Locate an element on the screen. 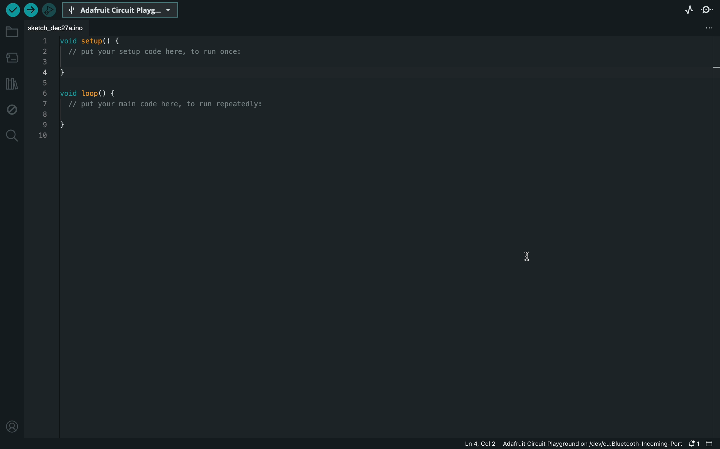 This screenshot has width=720, height=449. debugger is located at coordinates (50, 10).